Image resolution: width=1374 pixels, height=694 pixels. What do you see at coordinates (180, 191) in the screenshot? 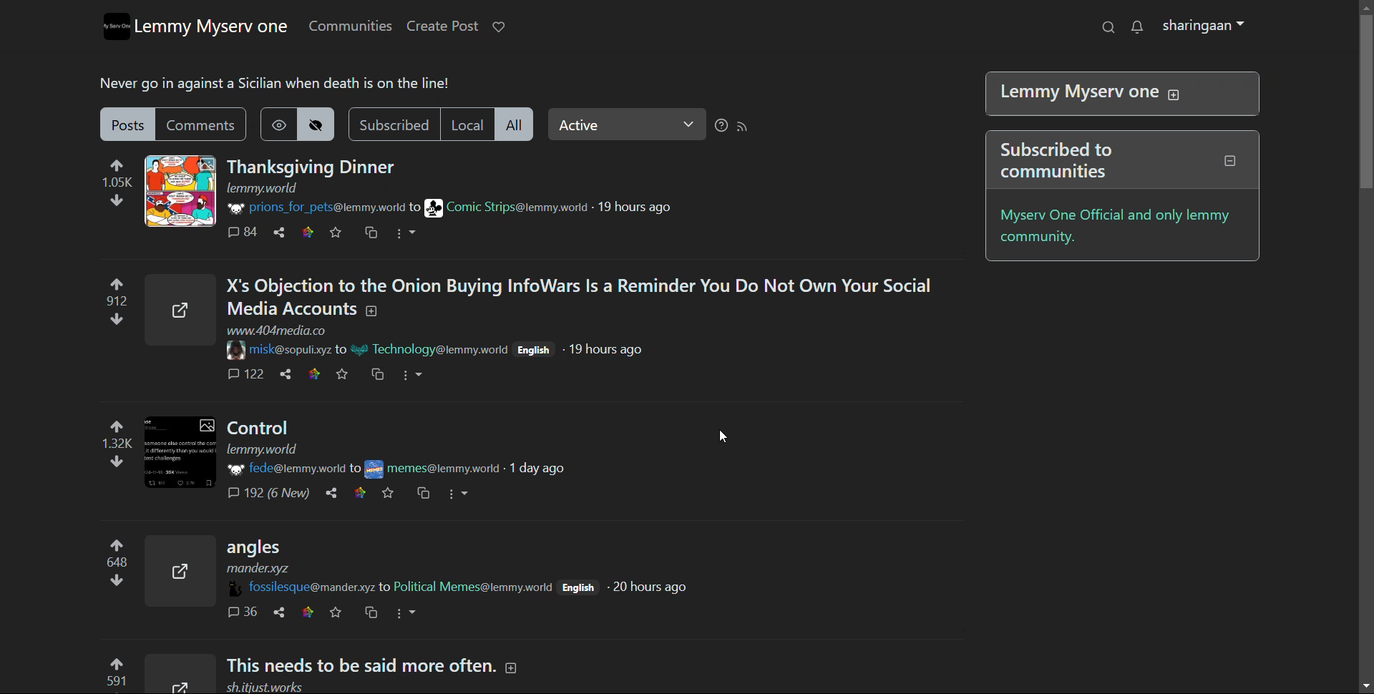
I see `expand here with the image` at bounding box center [180, 191].